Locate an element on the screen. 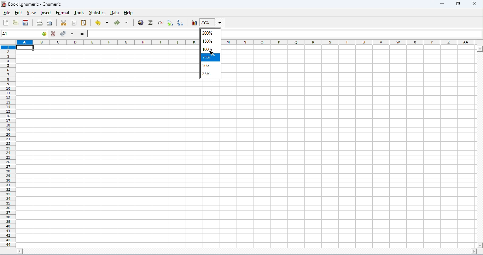  cut is located at coordinates (64, 23).